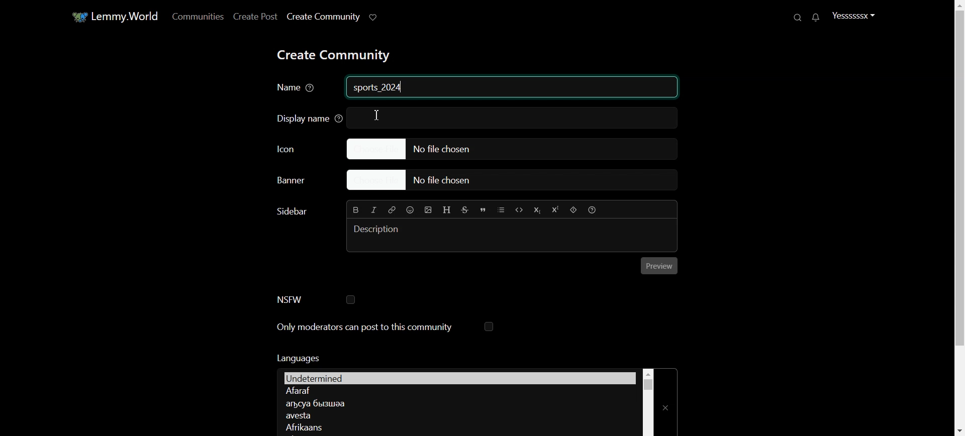  Describe the element at coordinates (666, 402) in the screenshot. I see `Close Window` at that location.